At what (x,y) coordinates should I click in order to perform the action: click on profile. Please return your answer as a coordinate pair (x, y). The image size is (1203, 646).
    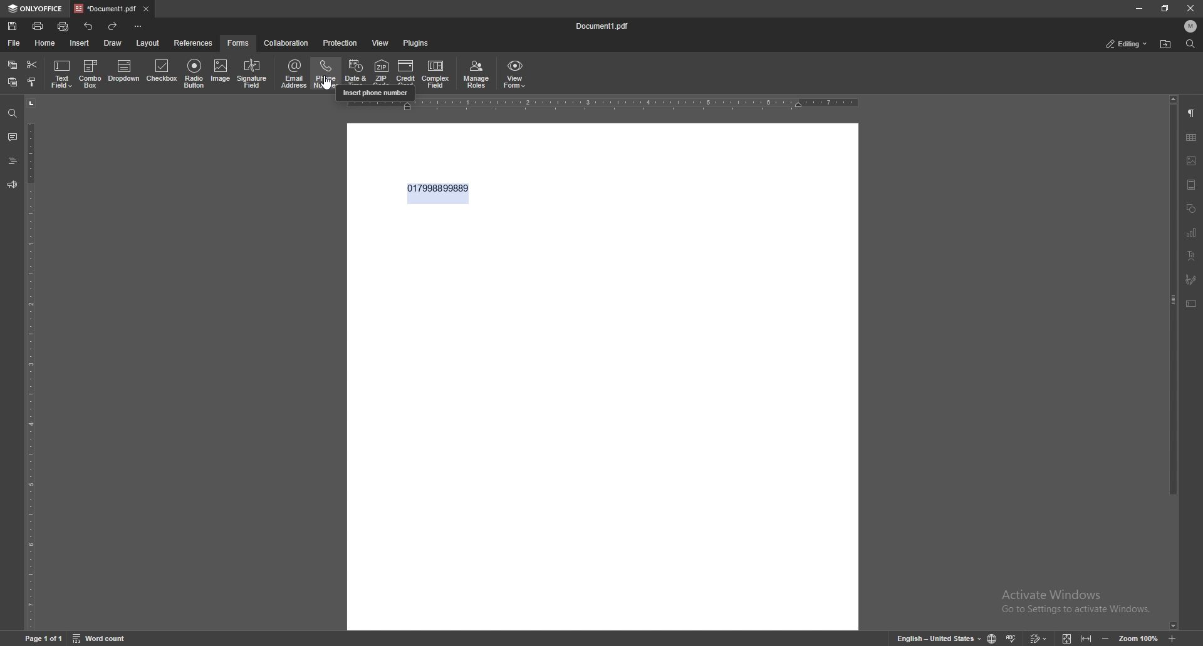
    Looking at the image, I should click on (1190, 26).